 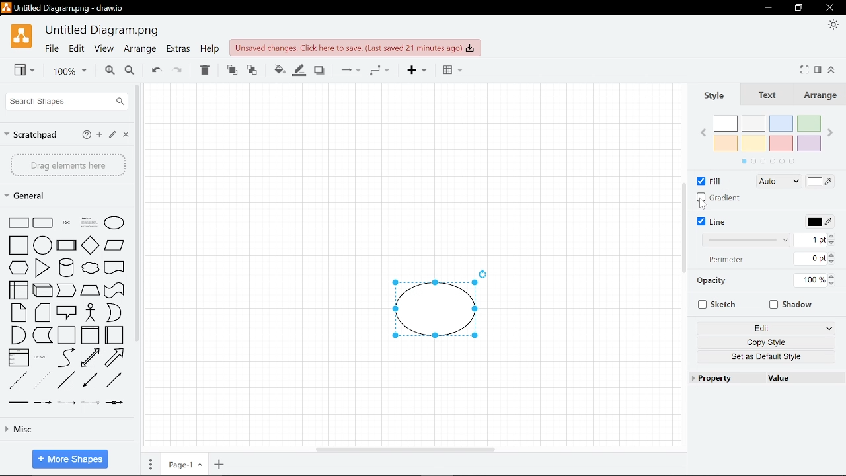 I want to click on Line color, so click(x=299, y=69).